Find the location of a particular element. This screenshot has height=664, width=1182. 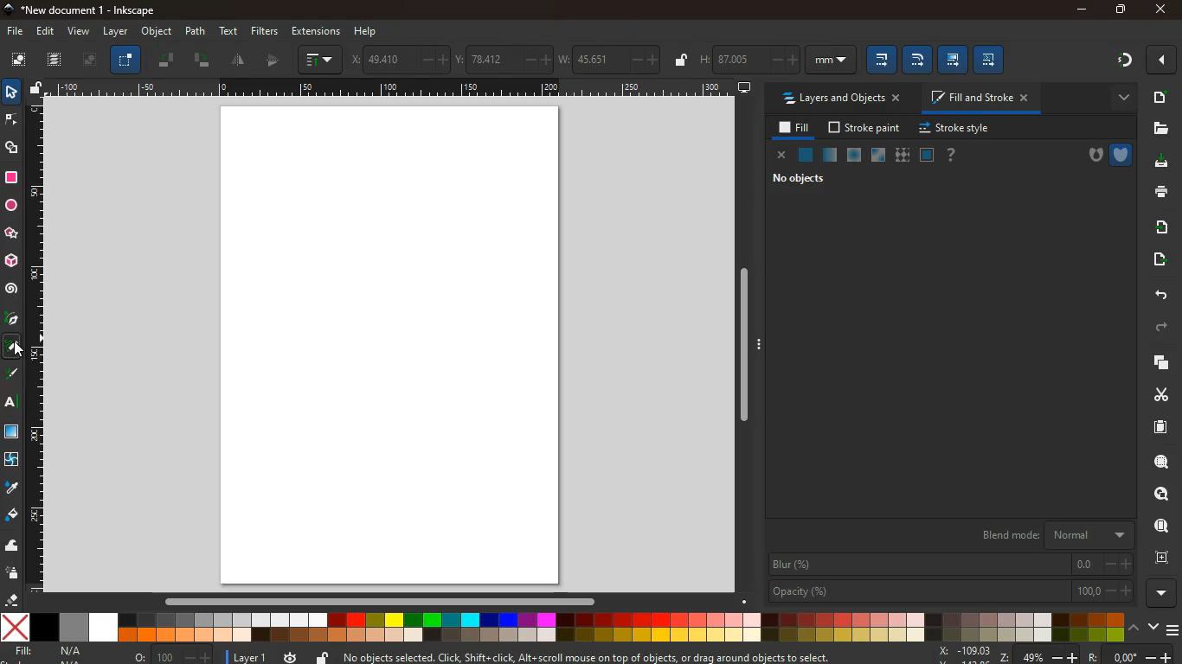

help is located at coordinates (952, 156).